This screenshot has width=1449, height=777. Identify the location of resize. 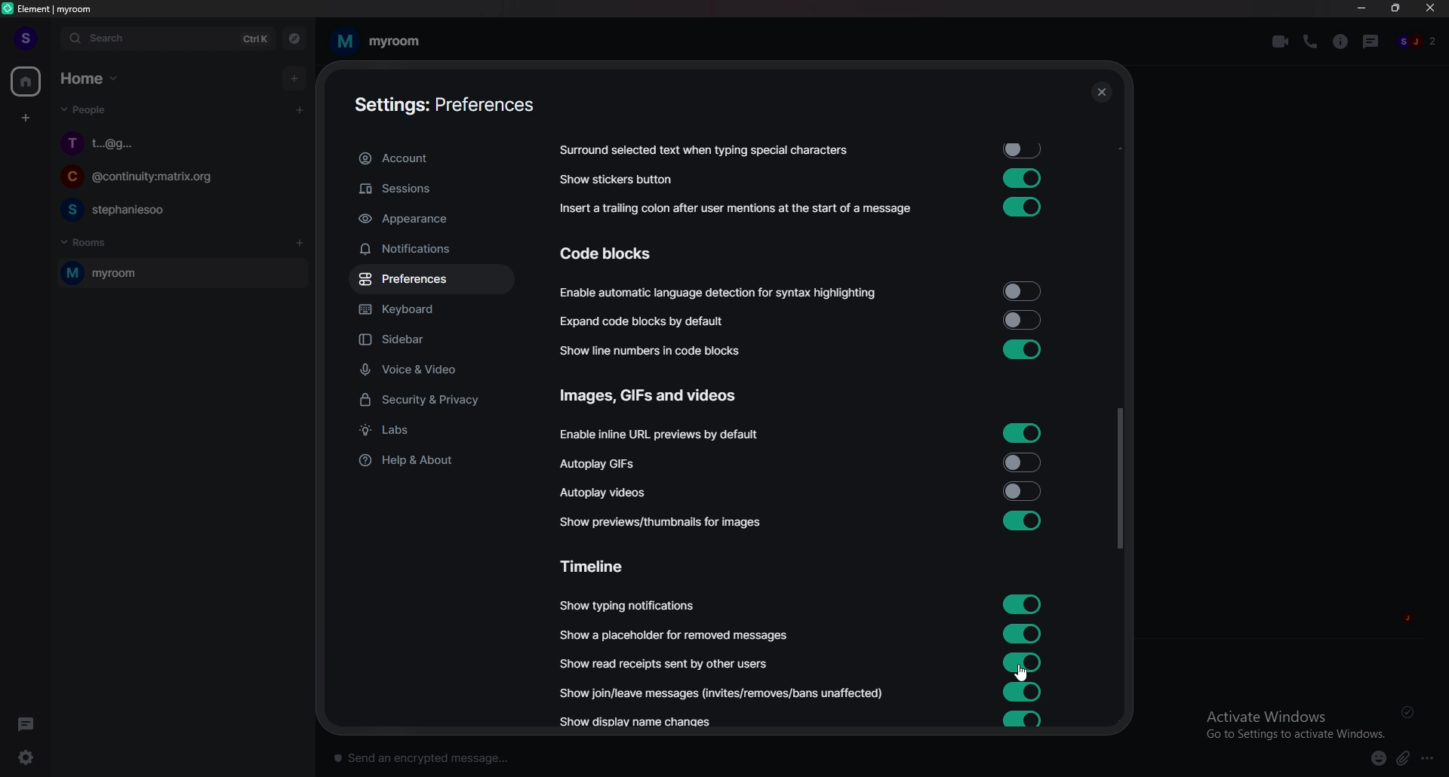
(1398, 8).